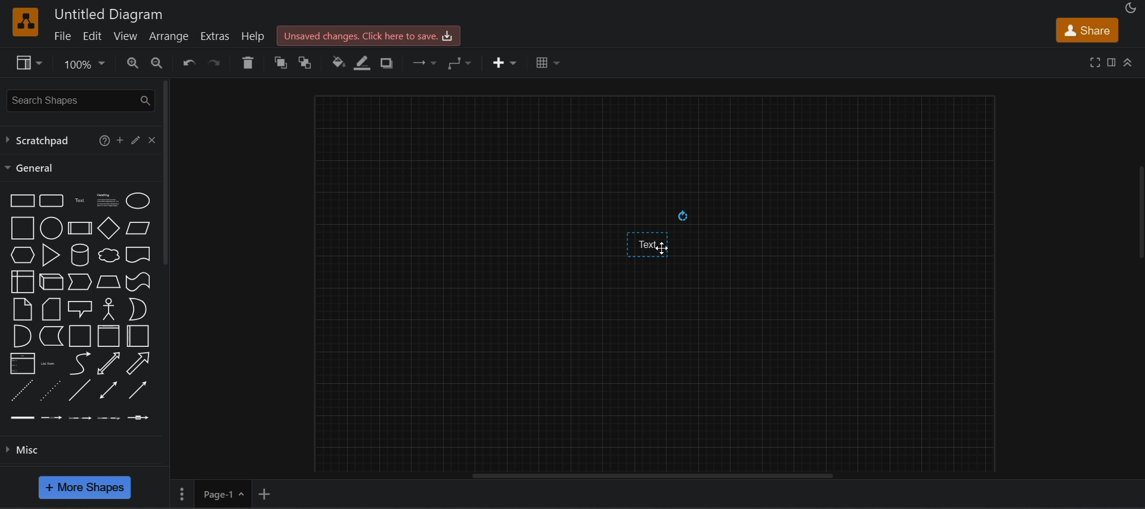 The height and width of the screenshot is (509, 1145). I want to click on Rotate, so click(683, 215).